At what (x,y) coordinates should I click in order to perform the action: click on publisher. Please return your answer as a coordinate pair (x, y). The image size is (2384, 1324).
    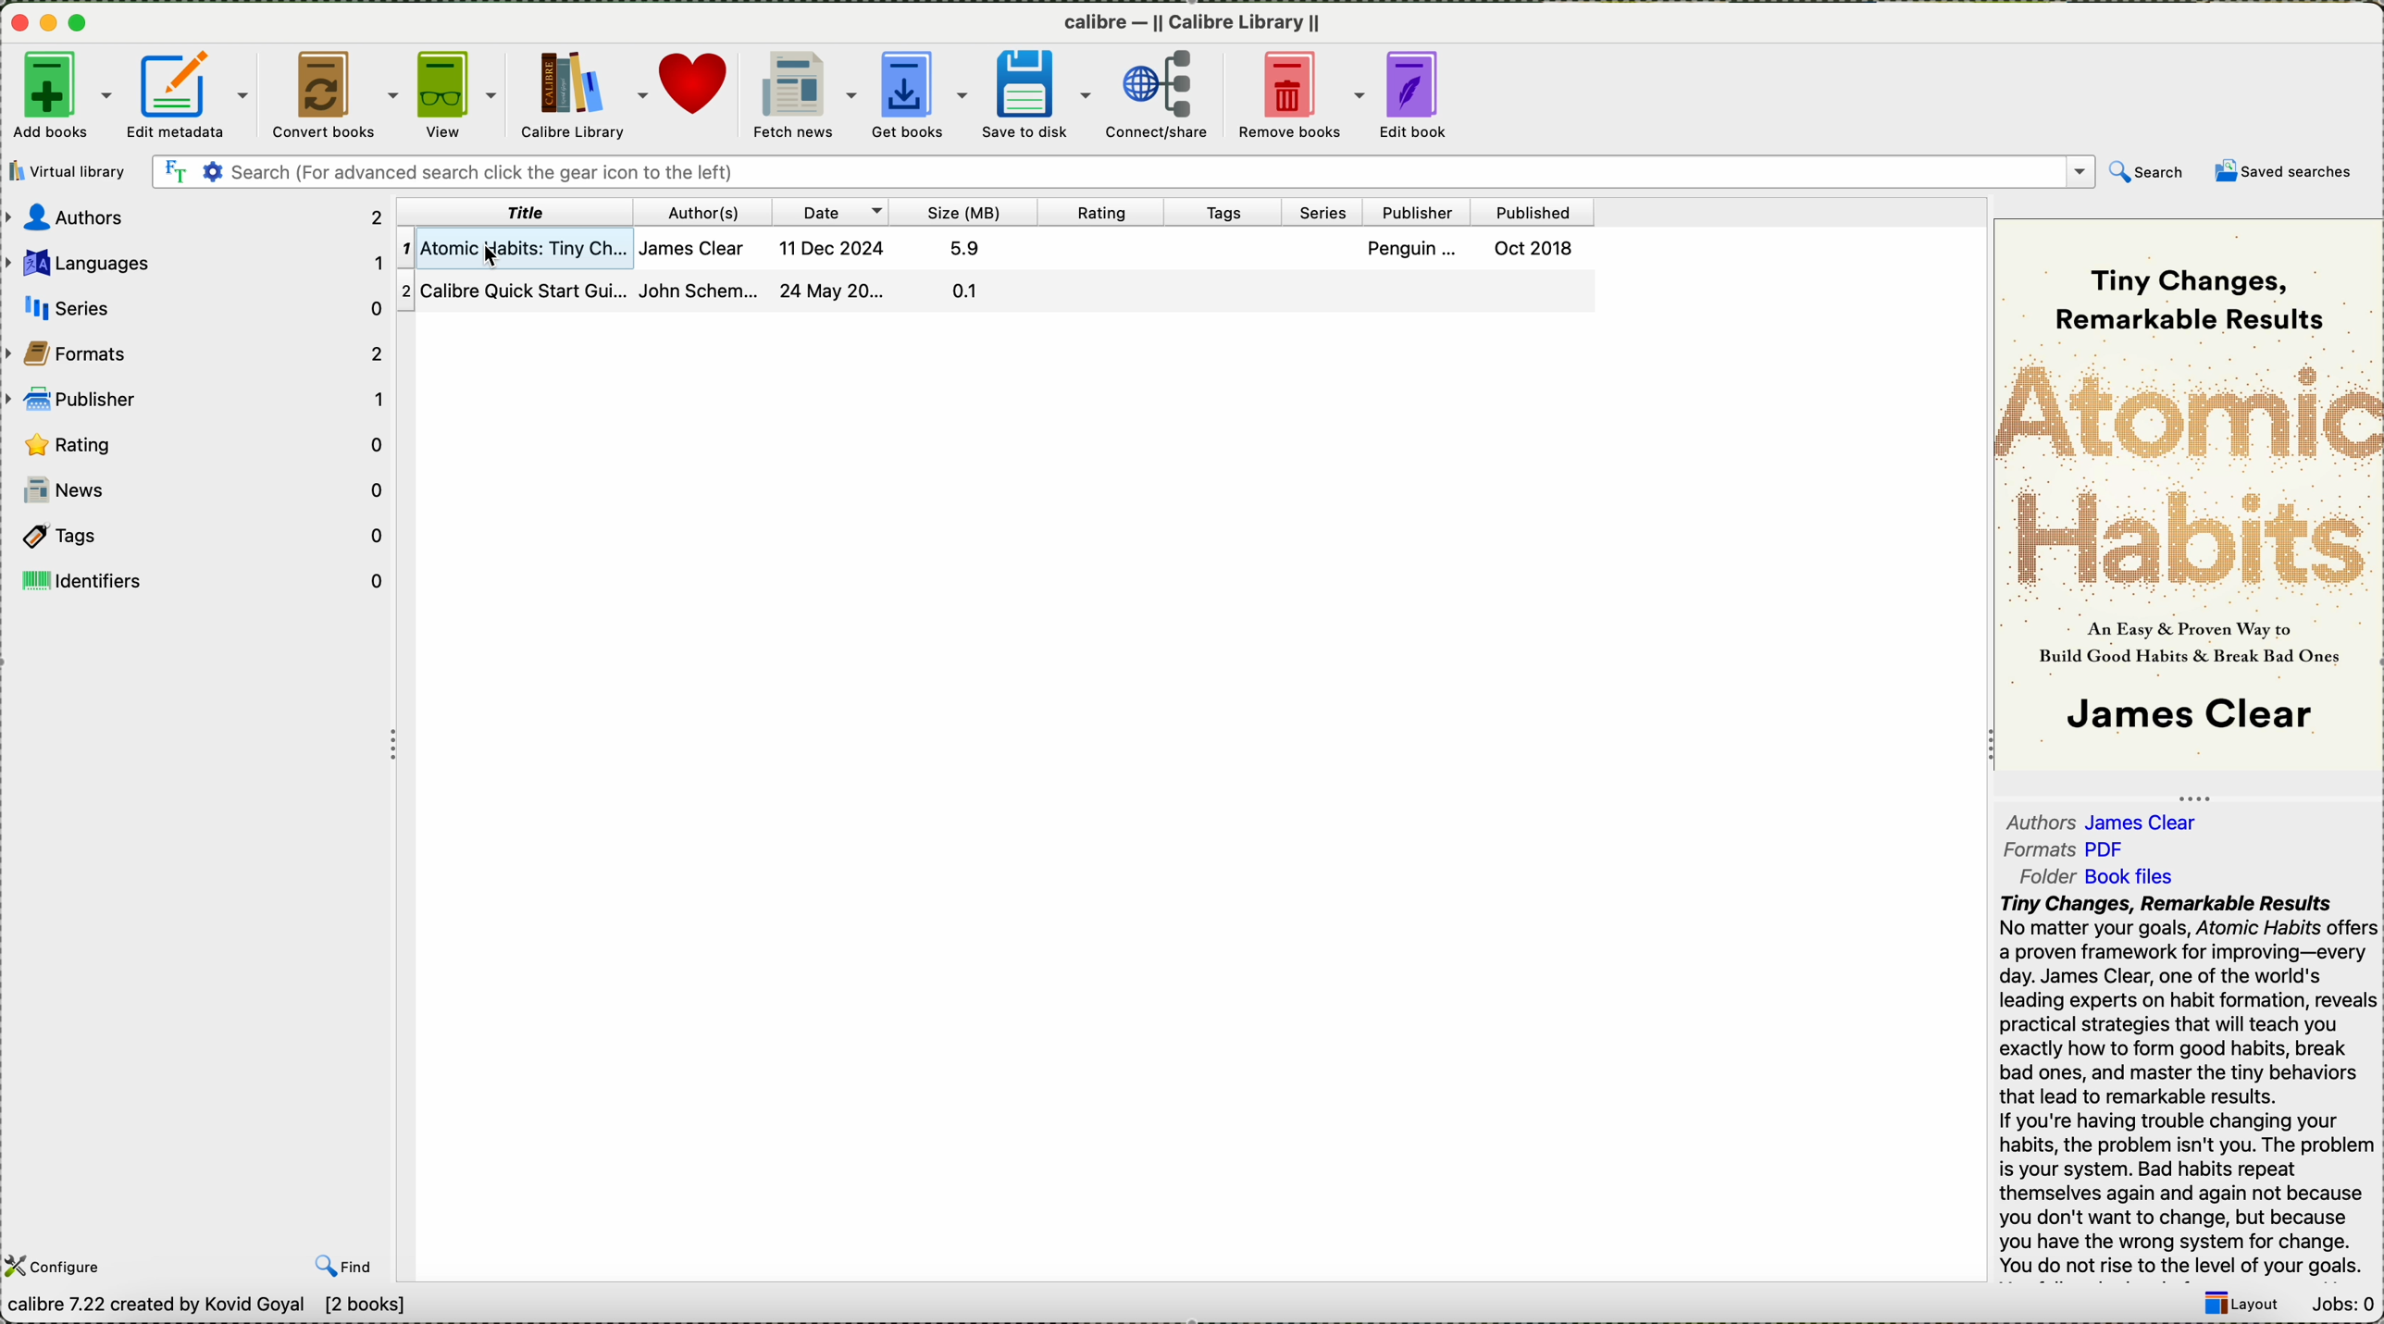
    Looking at the image, I should click on (197, 394).